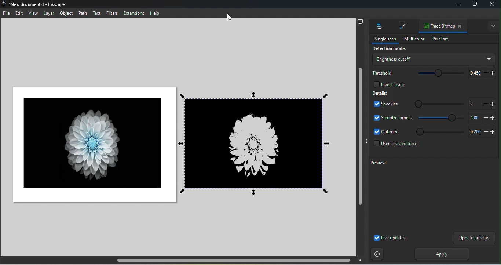 The width and height of the screenshot is (501, 265). I want to click on Cursor, so click(230, 16).